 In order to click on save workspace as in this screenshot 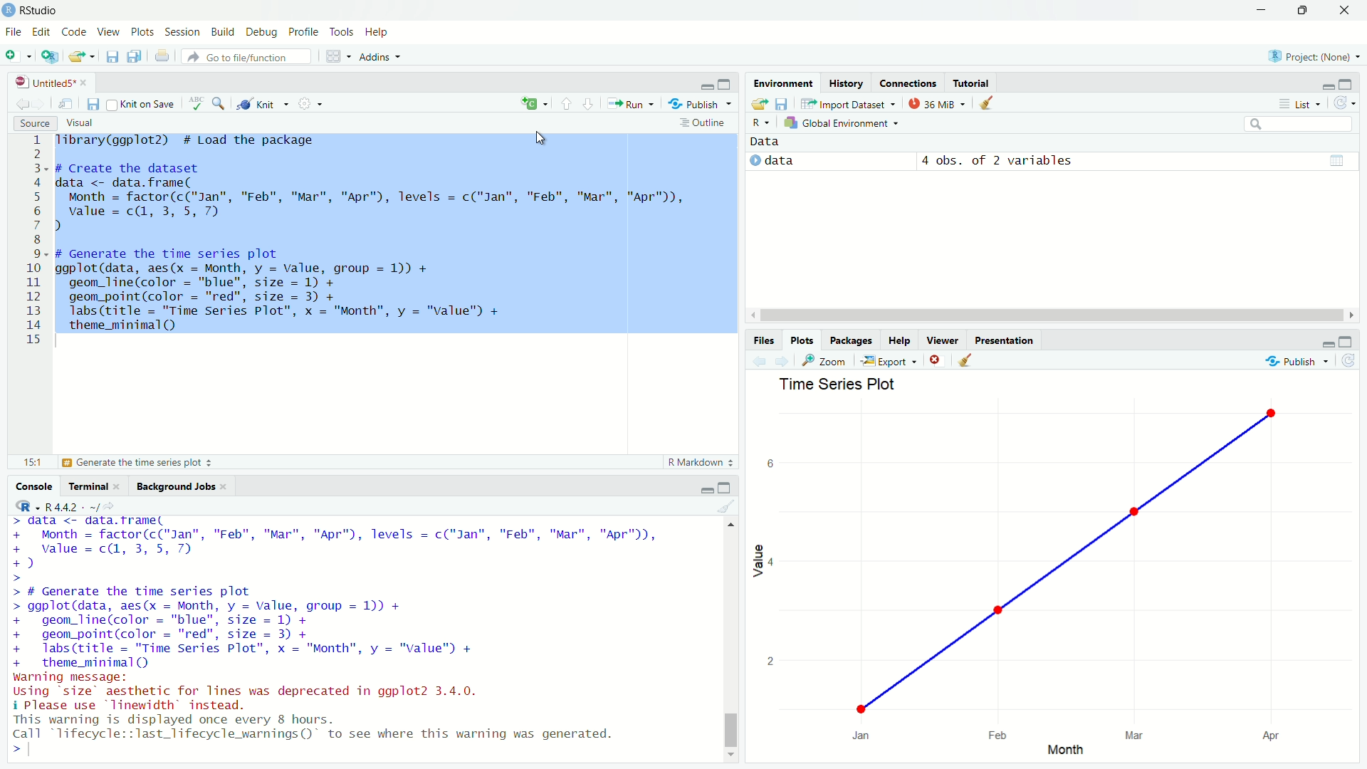, I will do `click(784, 104)`.